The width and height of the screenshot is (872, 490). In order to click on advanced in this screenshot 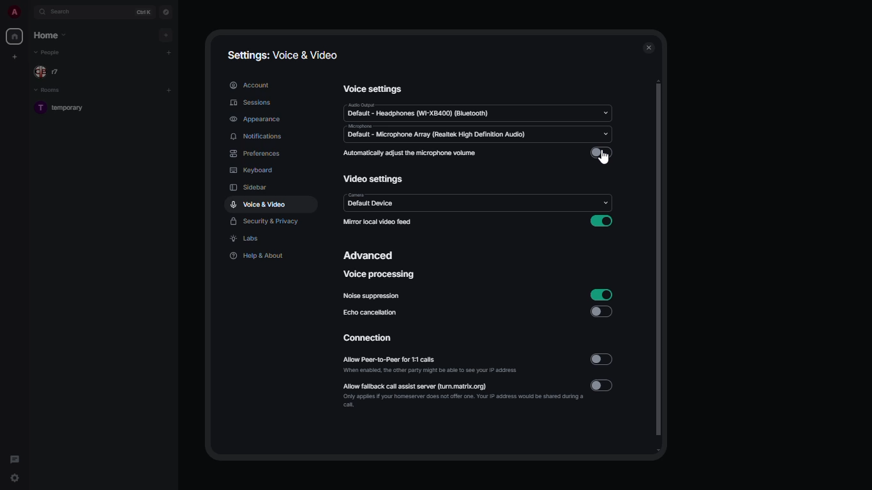, I will do `click(370, 256)`.